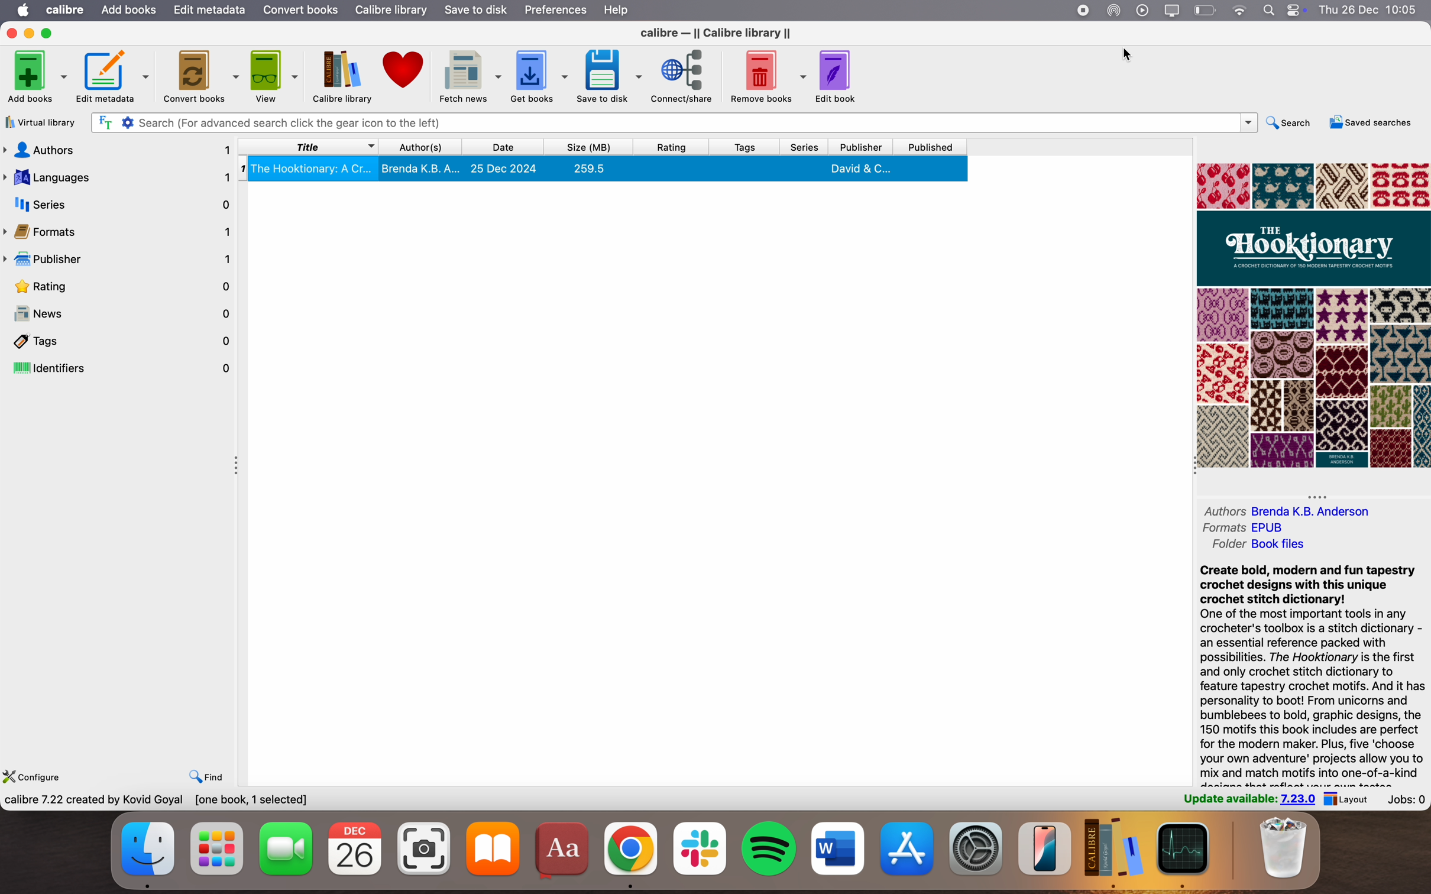  What do you see at coordinates (673, 122) in the screenshot?
I see `search bar` at bounding box center [673, 122].